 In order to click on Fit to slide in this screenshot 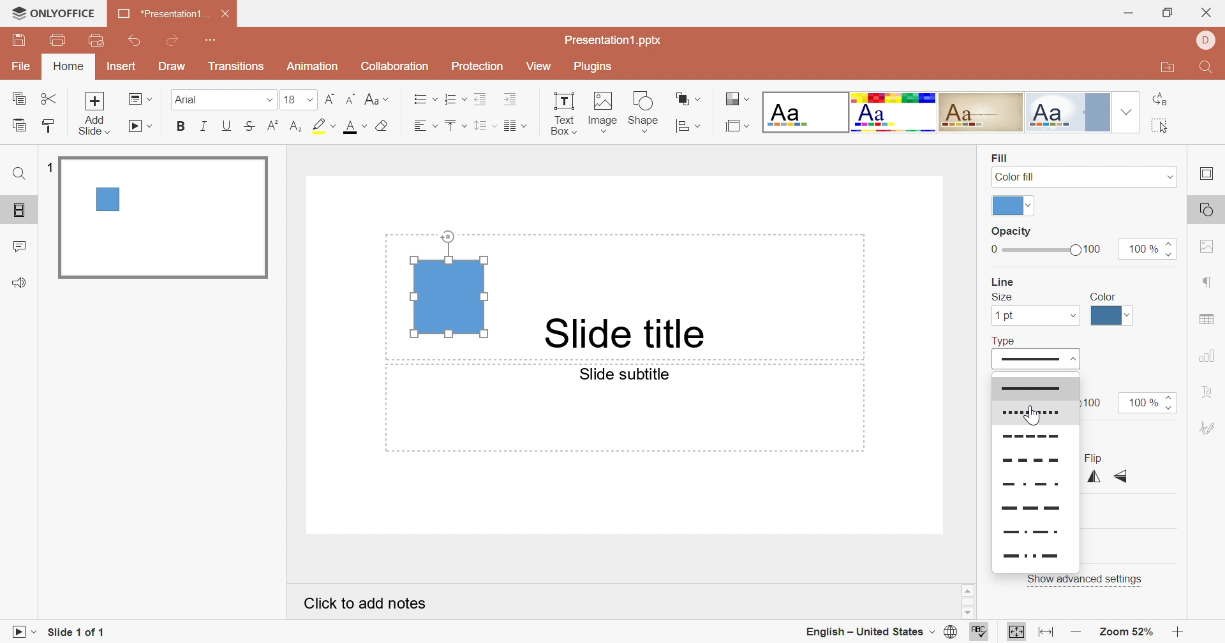, I will do `click(1016, 632)`.